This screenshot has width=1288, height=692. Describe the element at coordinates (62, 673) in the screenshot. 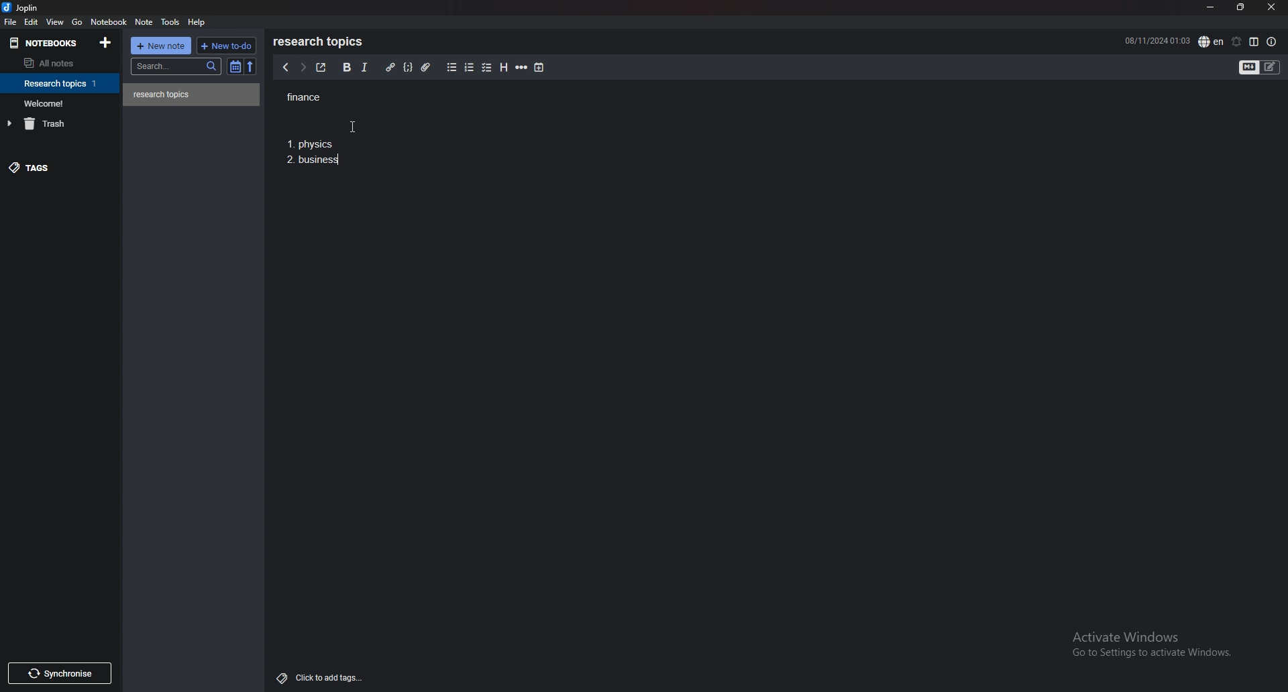

I see `Synchronise` at that location.